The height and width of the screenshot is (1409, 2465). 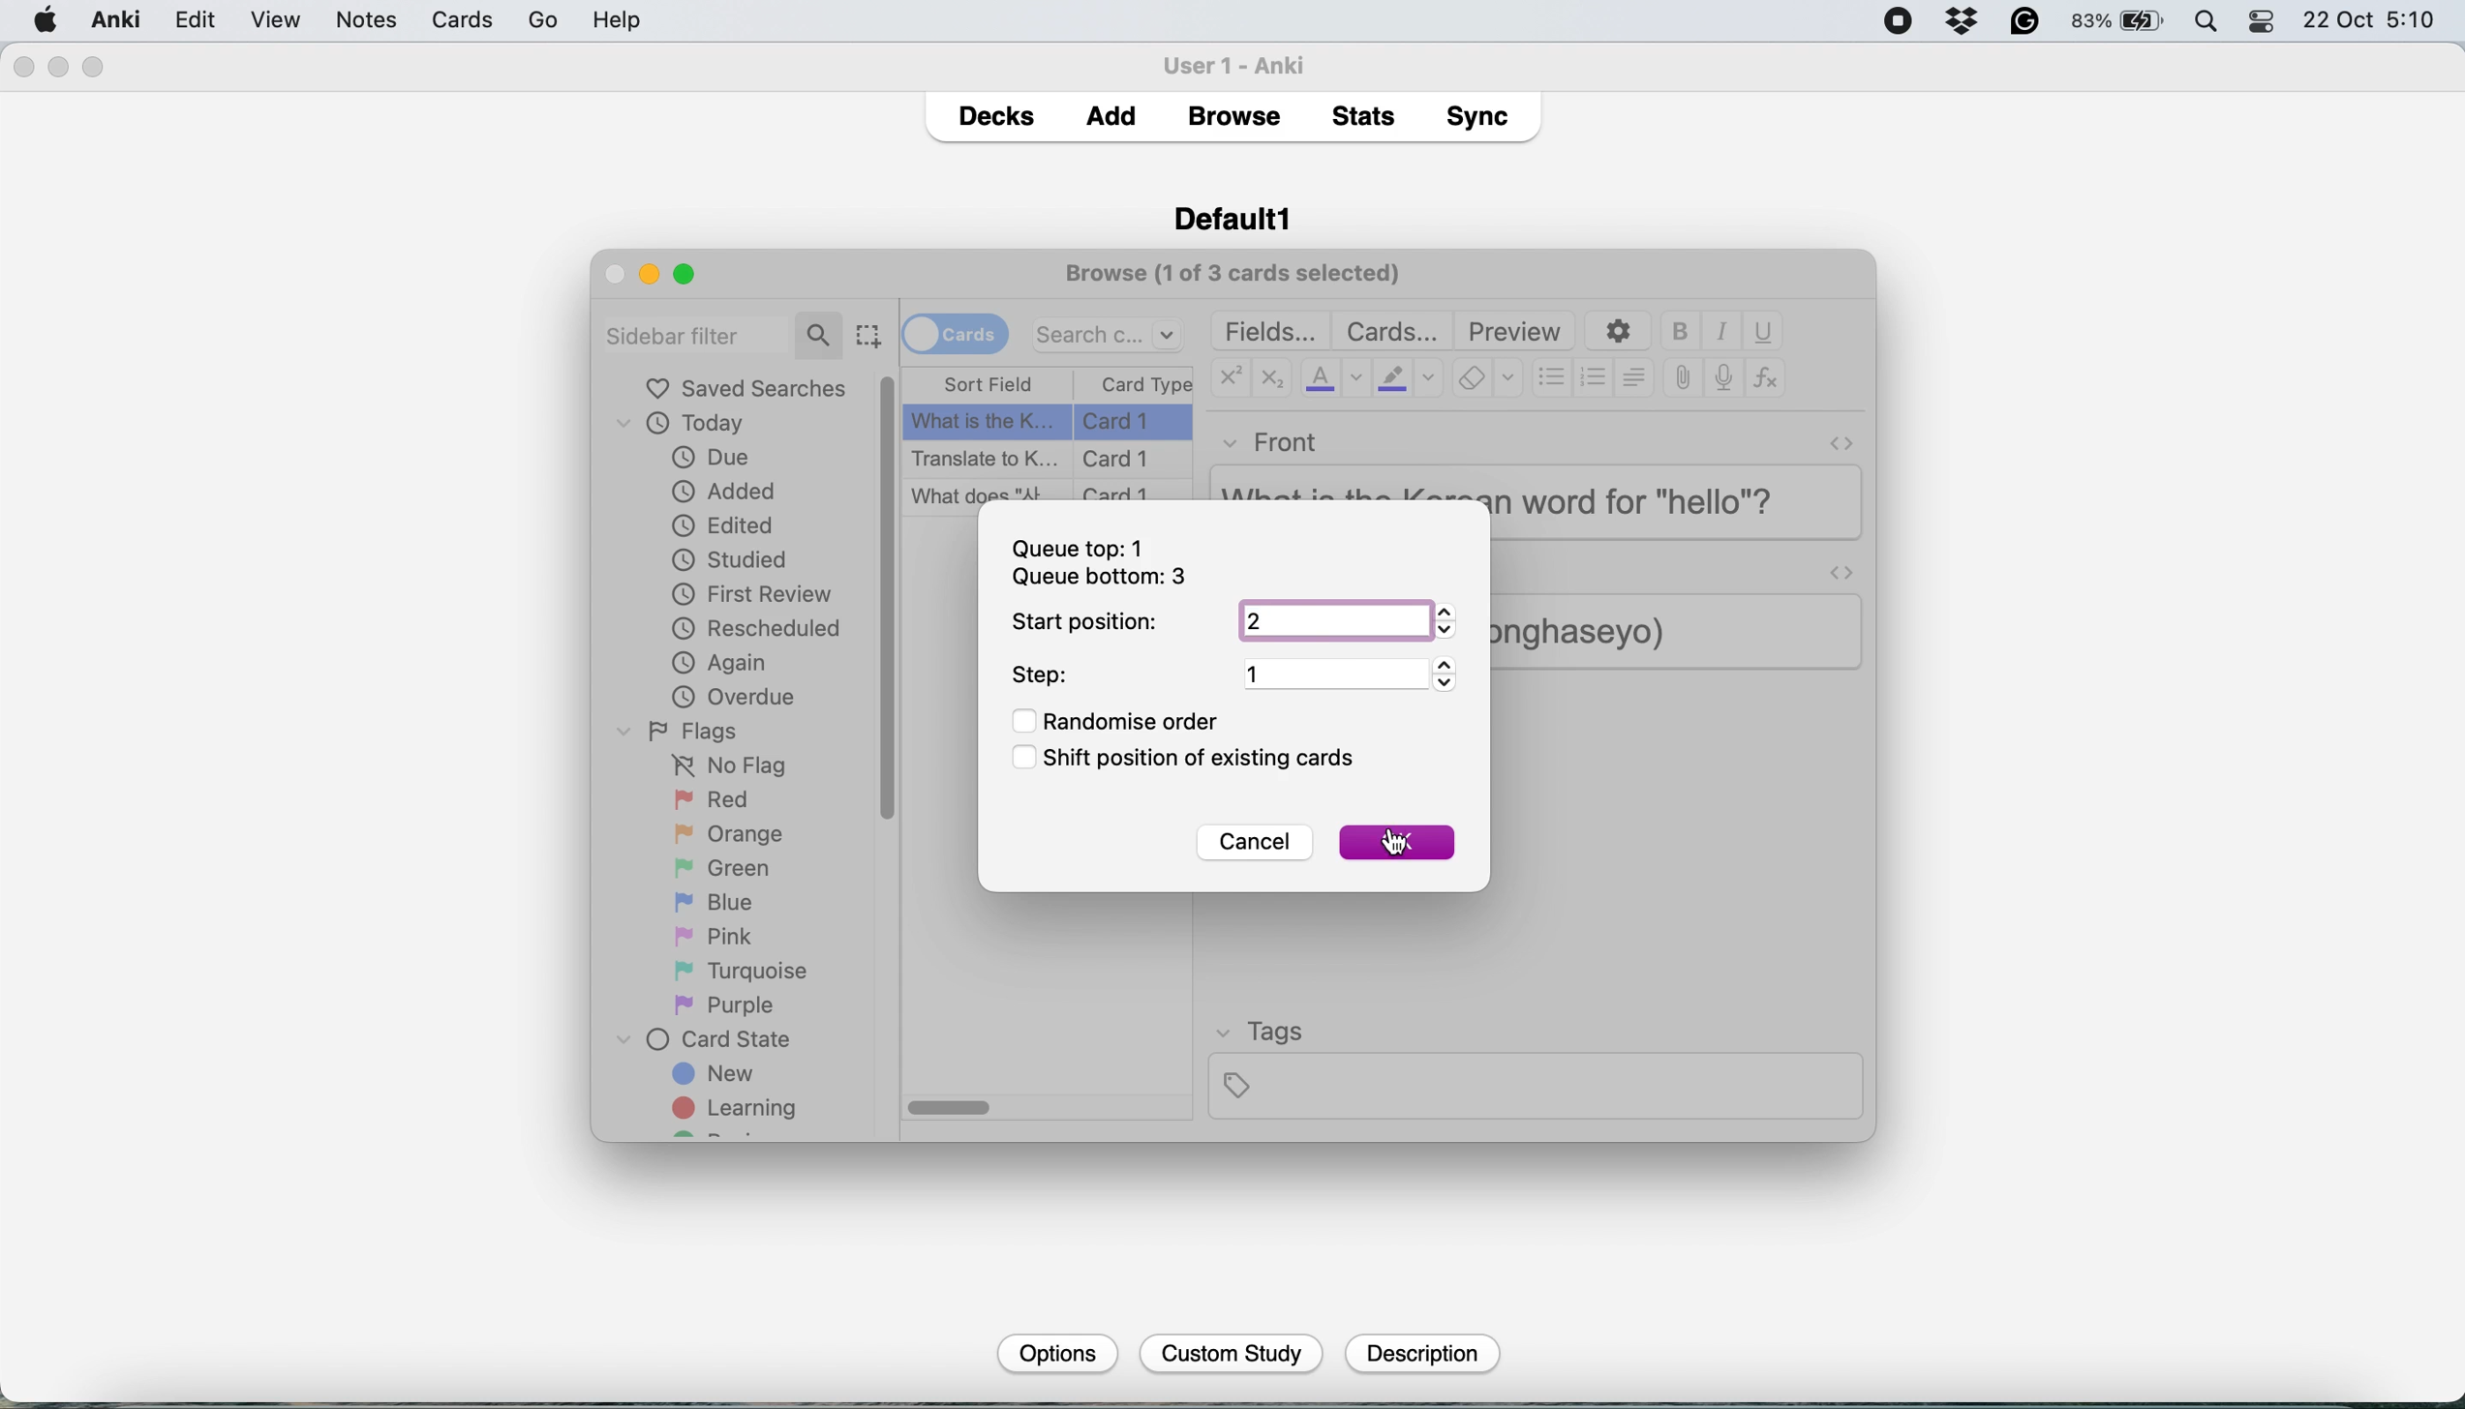 What do you see at coordinates (22, 68) in the screenshot?
I see `close` at bounding box center [22, 68].